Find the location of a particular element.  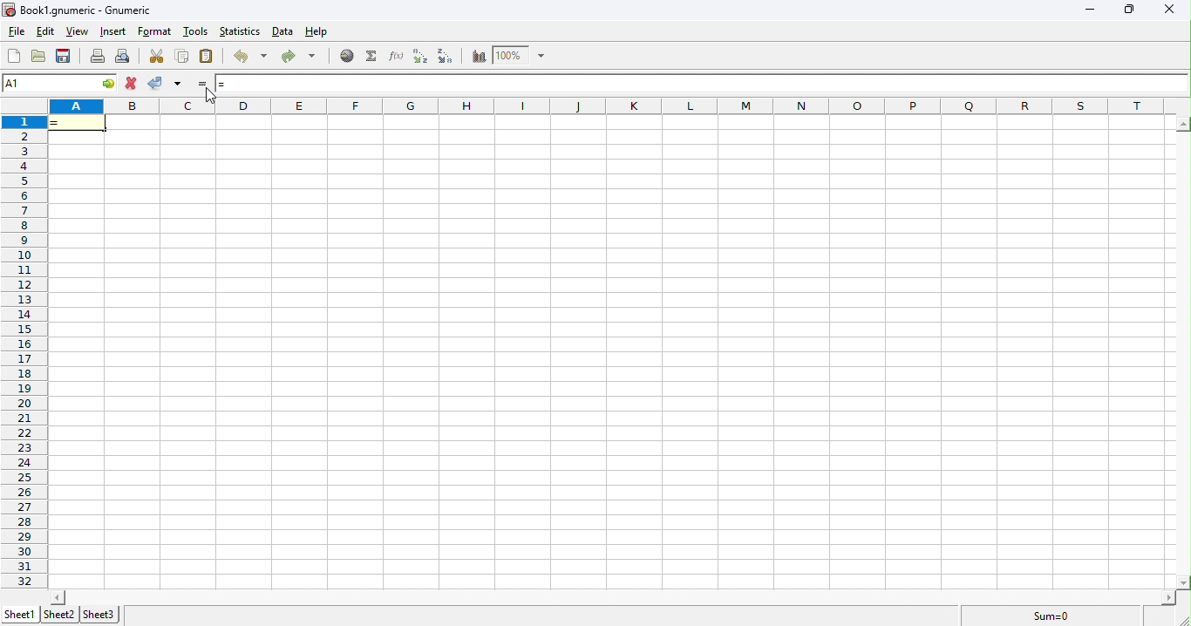

row numbers is located at coordinates (25, 351).